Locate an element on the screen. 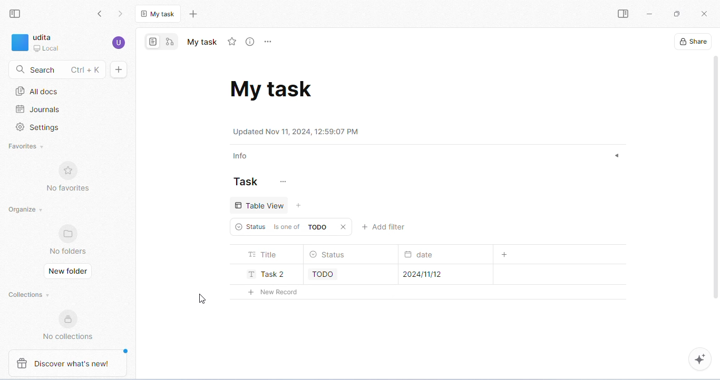  share is located at coordinates (692, 41).